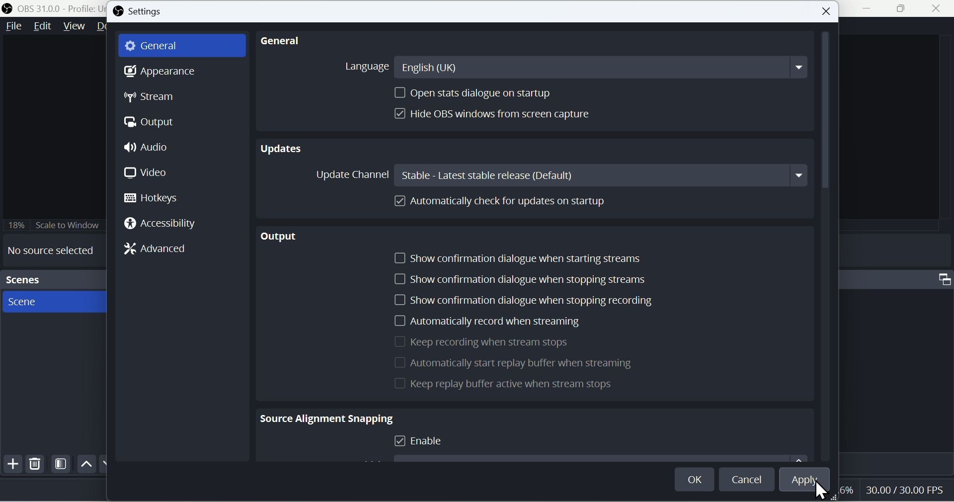 The image size is (954, 502). Describe the element at coordinates (42, 29) in the screenshot. I see `Edit` at that location.